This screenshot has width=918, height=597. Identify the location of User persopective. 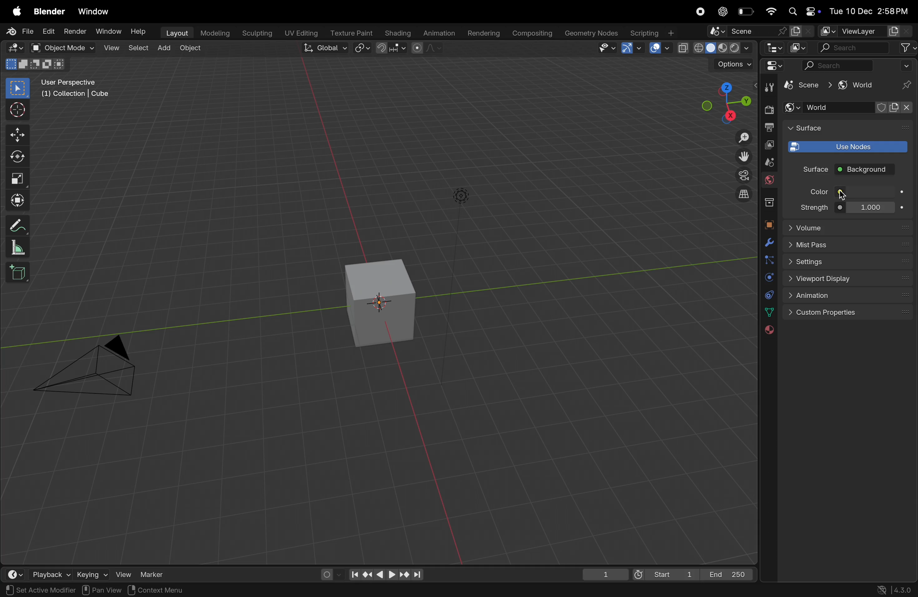
(77, 93).